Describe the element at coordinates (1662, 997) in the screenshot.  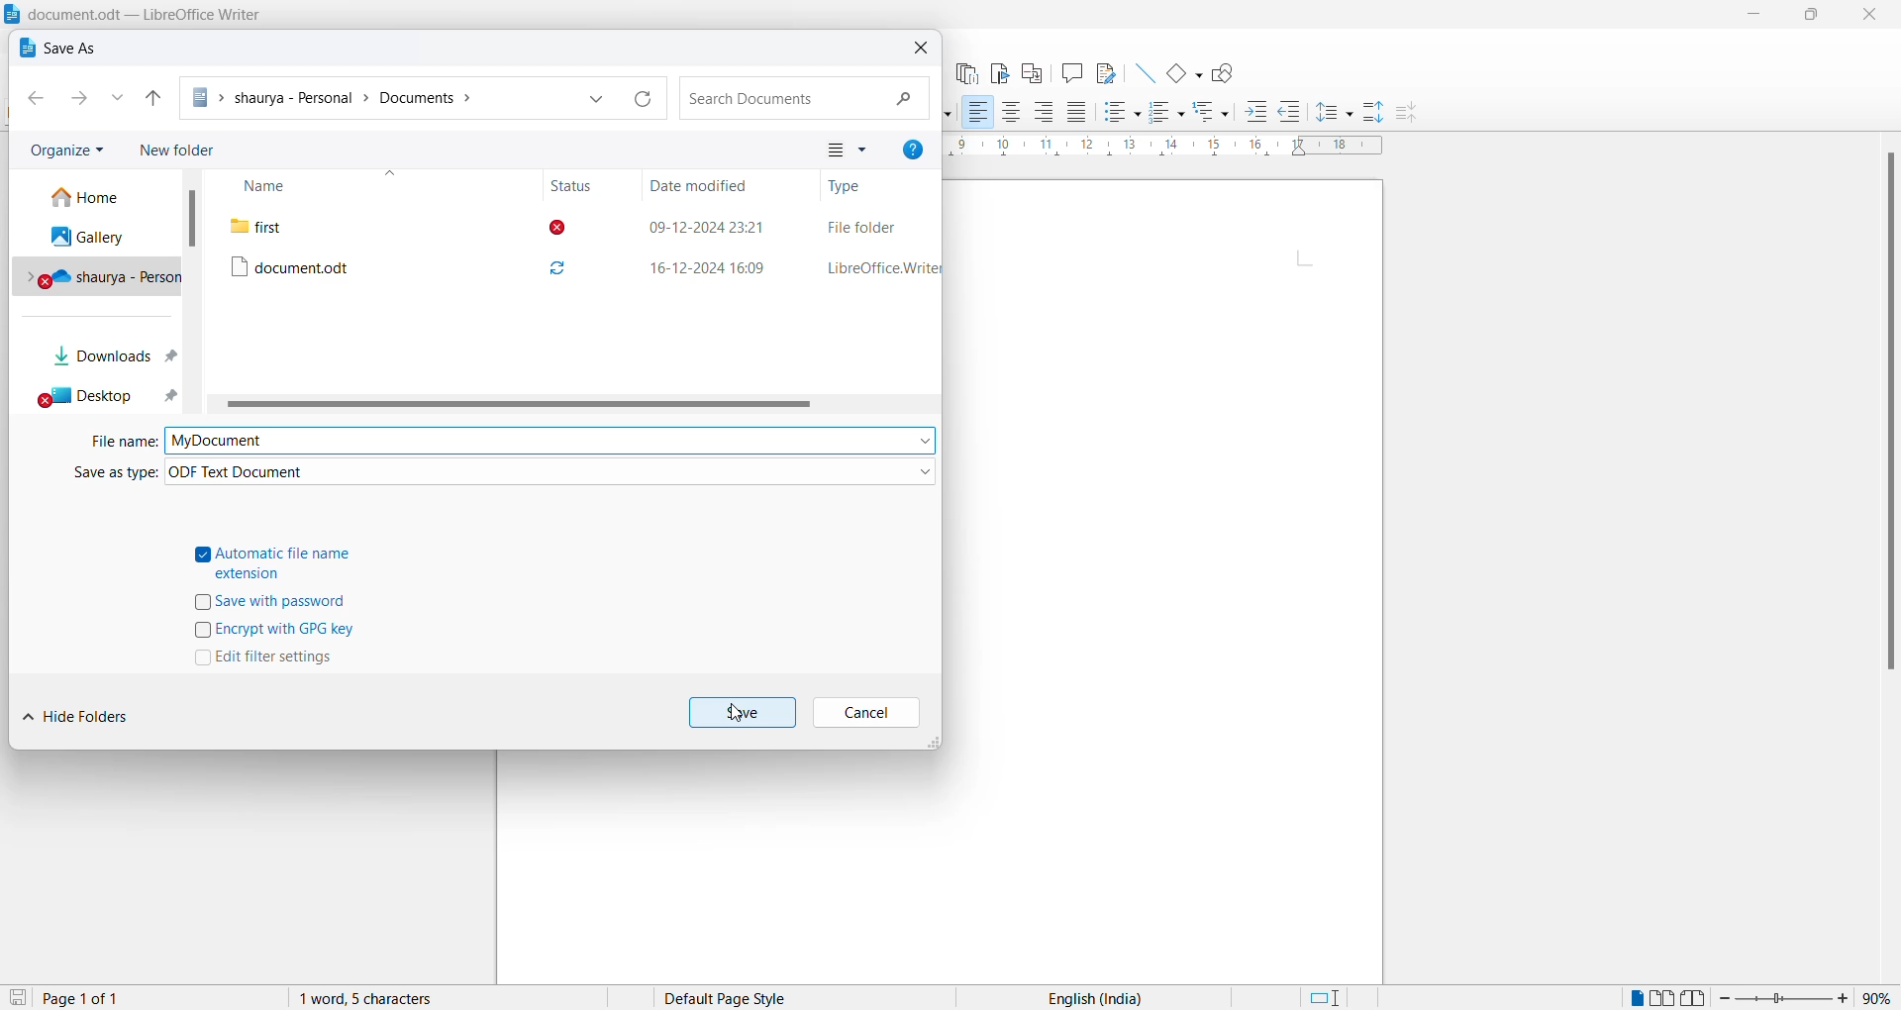
I see `Multipage view` at that location.